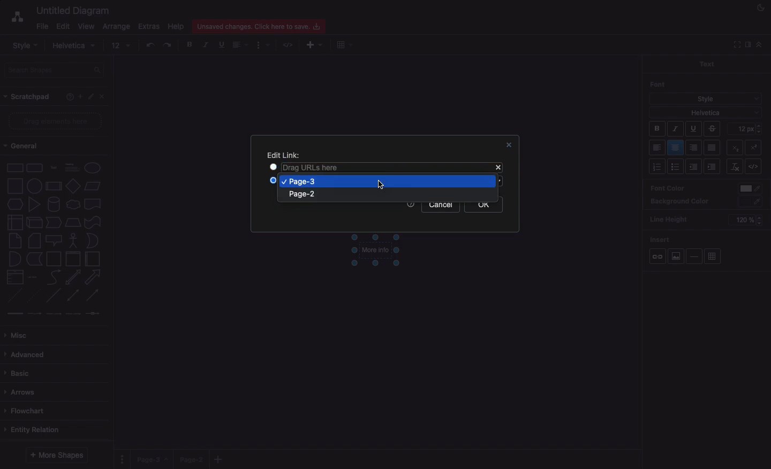  Describe the element at coordinates (168, 45) in the screenshot. I see `Redo` at that location.